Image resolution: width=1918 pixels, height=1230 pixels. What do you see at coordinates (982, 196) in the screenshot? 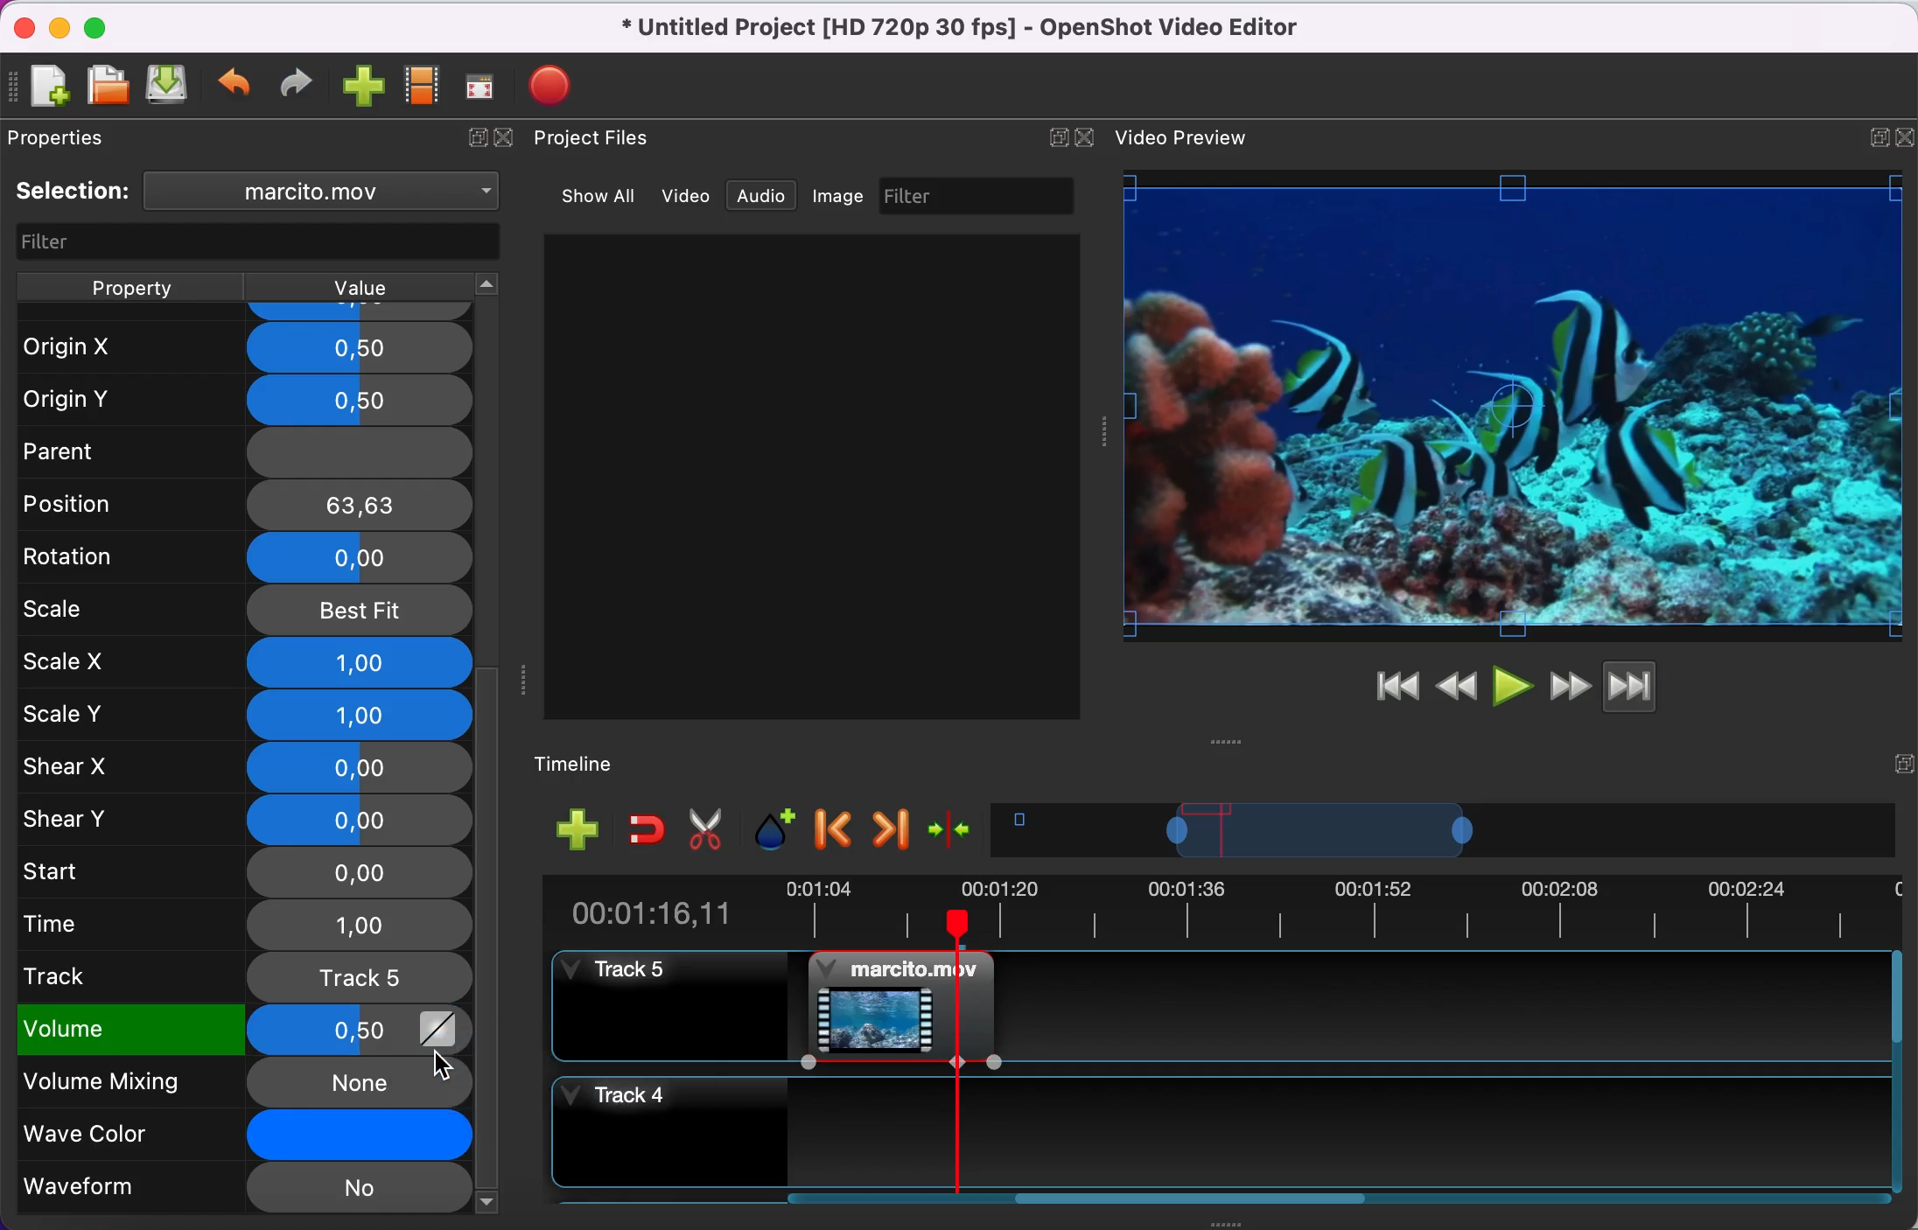
I see `filter` at bounding box center [982, 196].